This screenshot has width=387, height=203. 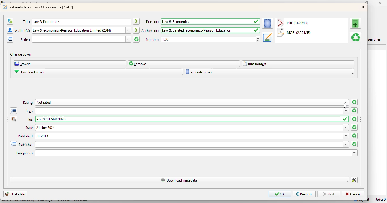 I want to click on close, so click(x=381, y=3).